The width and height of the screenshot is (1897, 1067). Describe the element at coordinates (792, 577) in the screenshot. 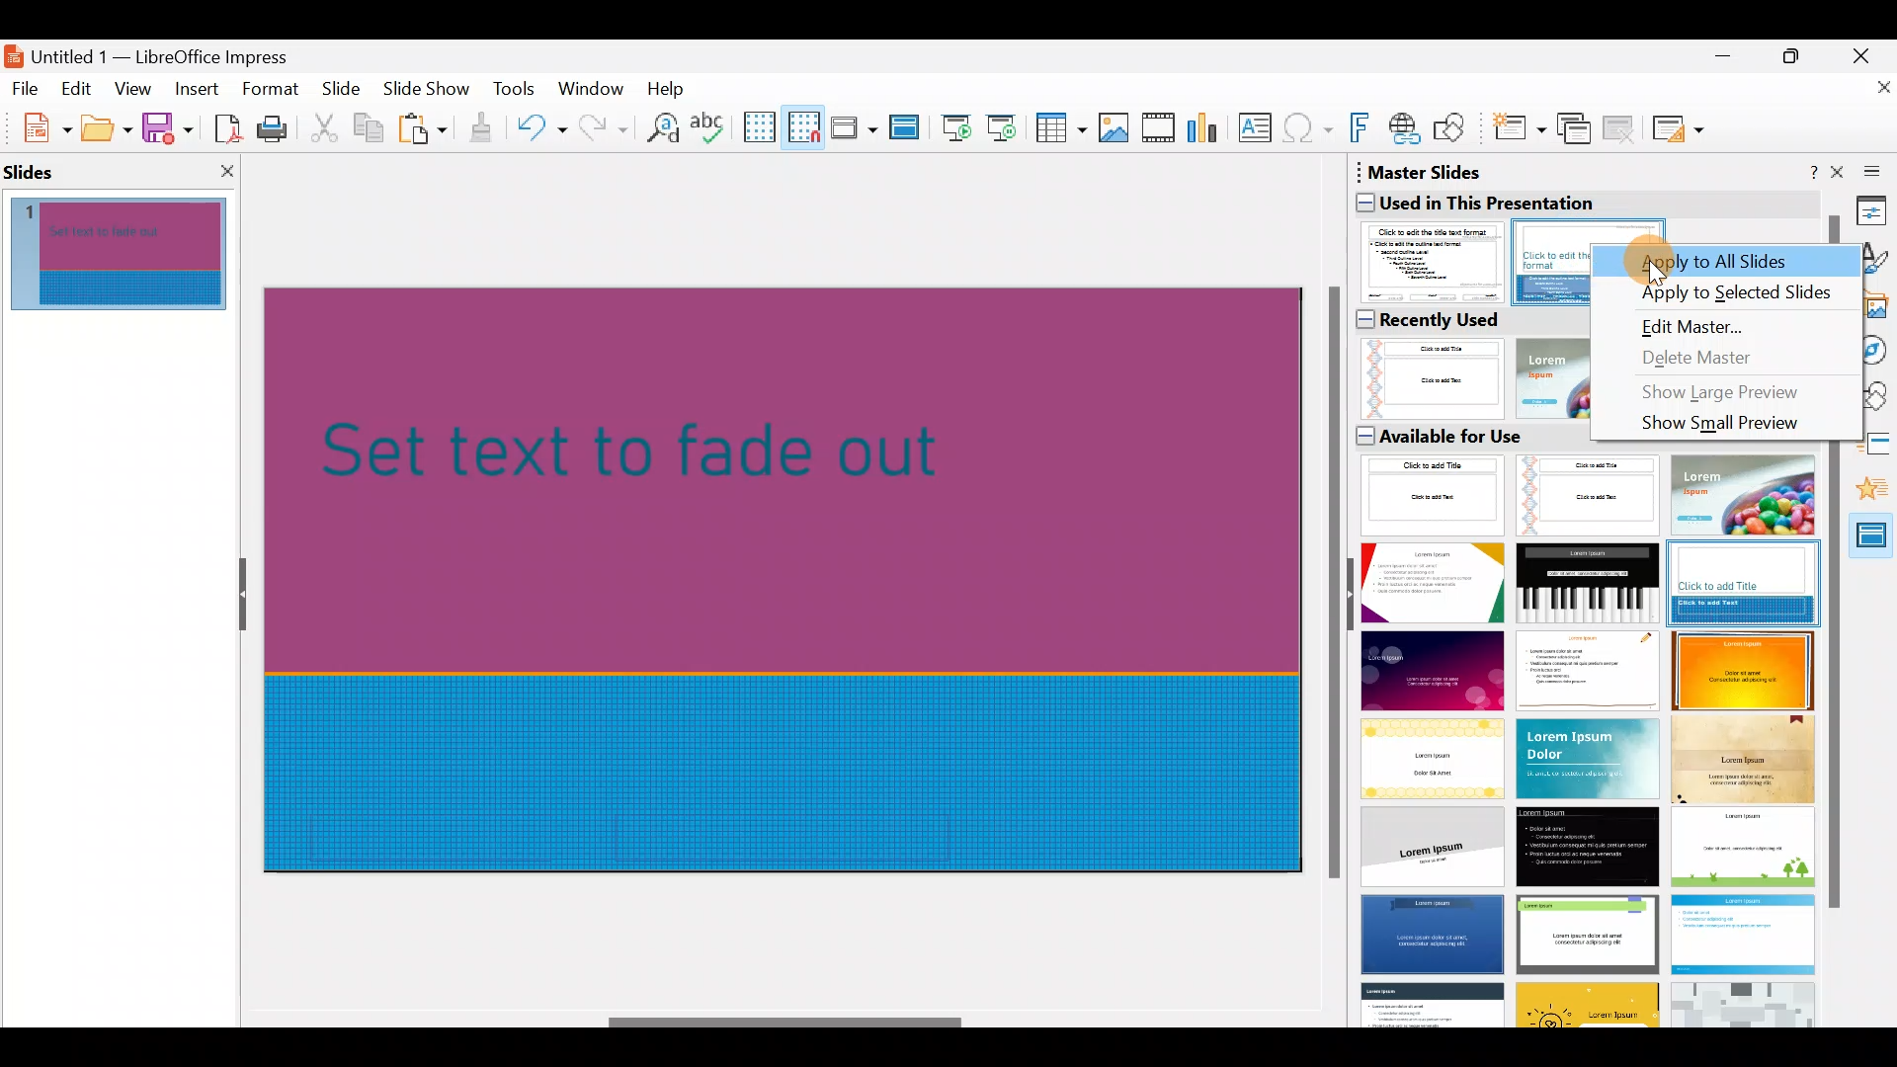

I see `Presentation slide` at that location.